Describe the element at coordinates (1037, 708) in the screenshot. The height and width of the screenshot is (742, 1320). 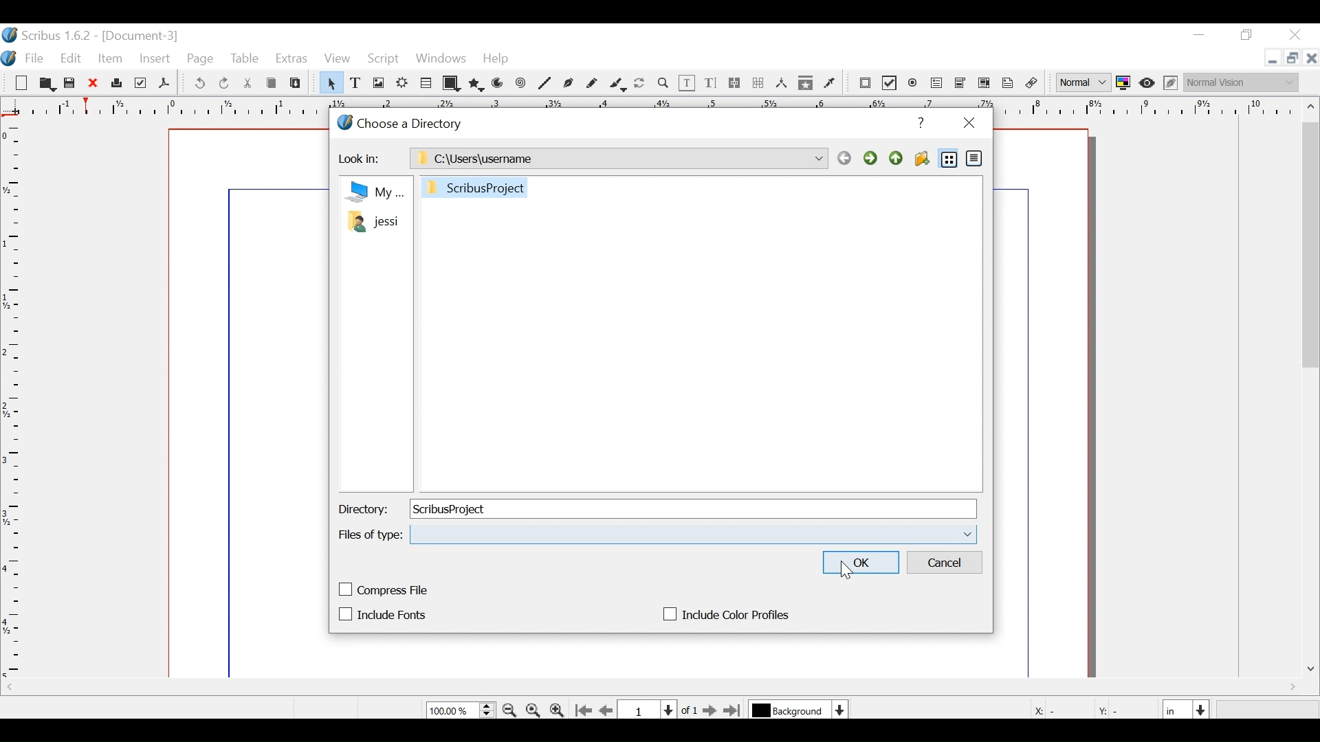
I see `X:` at that location.